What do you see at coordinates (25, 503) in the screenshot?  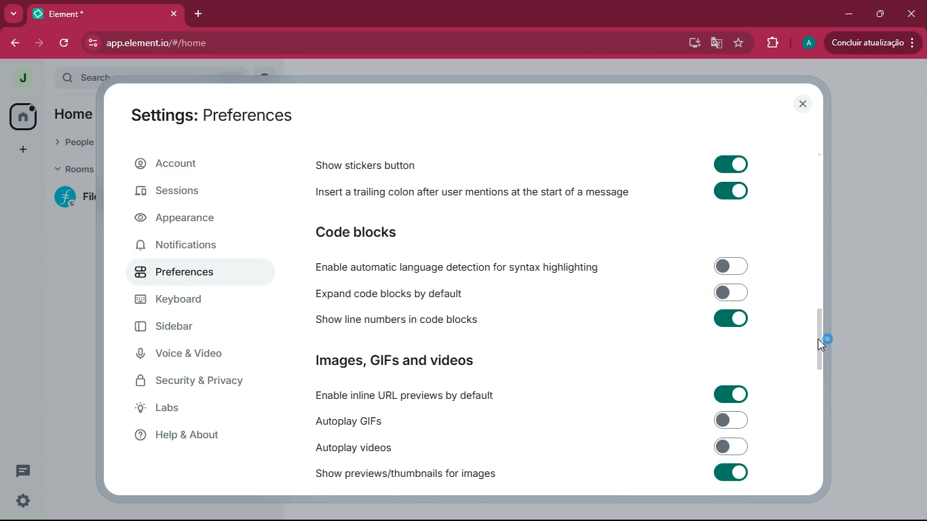 I see `Settings` at bounding box center [25, 503].